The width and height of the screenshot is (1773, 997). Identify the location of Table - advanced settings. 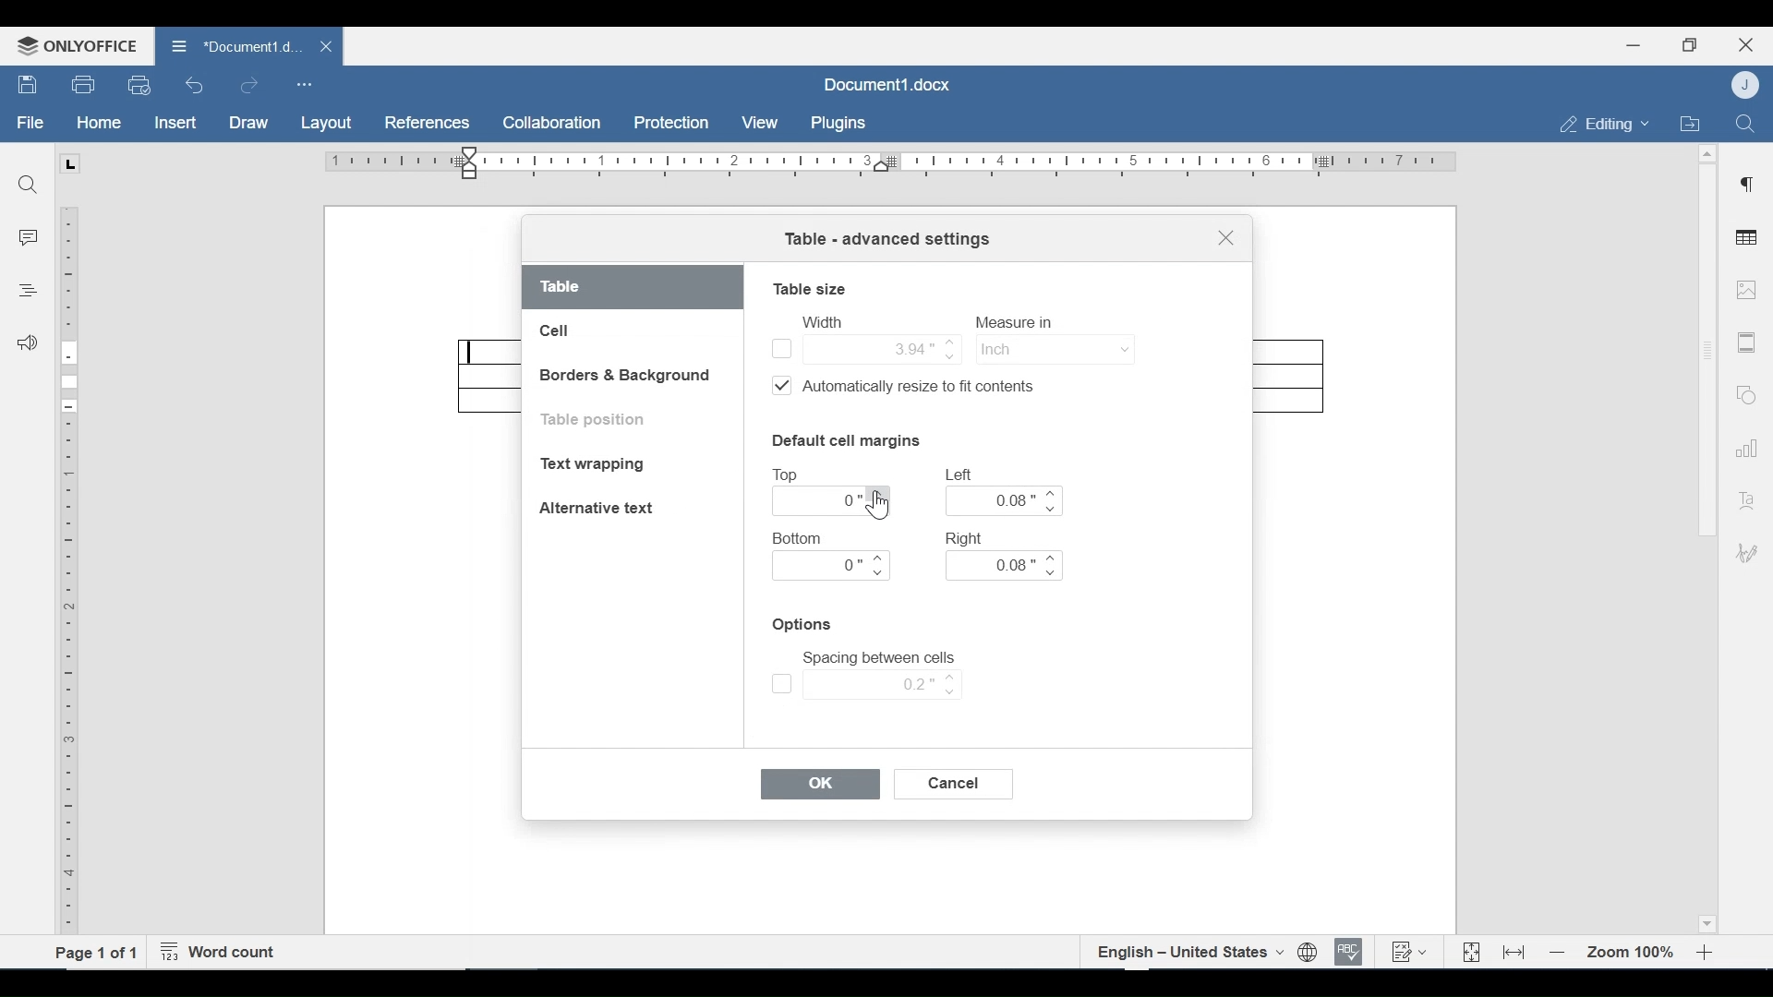
(886, 241).